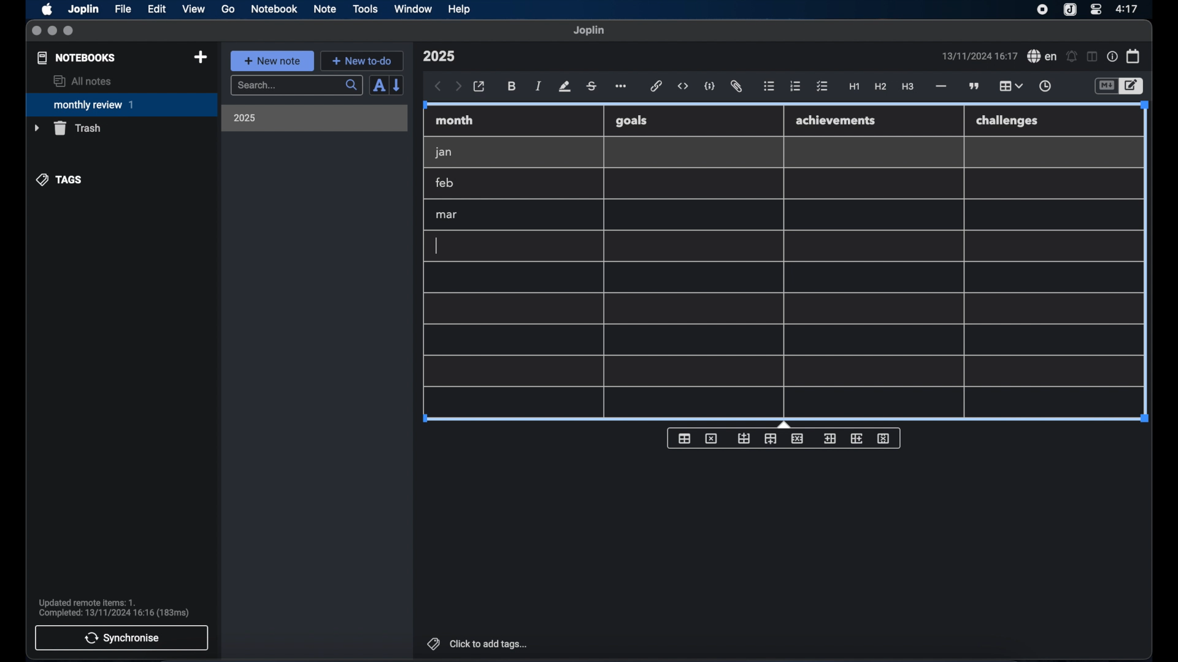 Image resolution: width=1178 pixels, height=662 pixels. I want to click on insert row before, so click(744, 439).